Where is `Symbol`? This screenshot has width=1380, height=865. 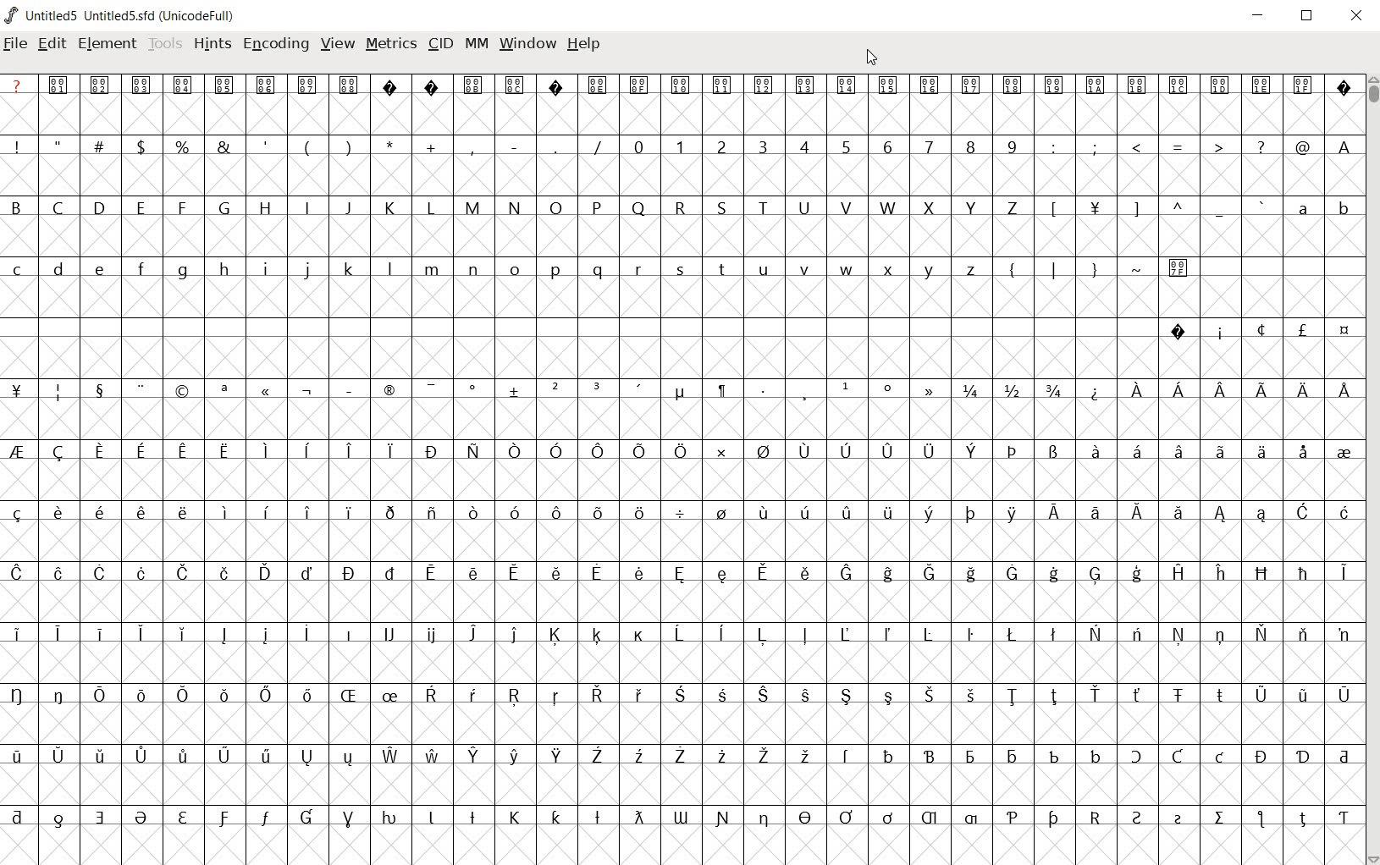 Symbol is located at coordinates (183, 635).